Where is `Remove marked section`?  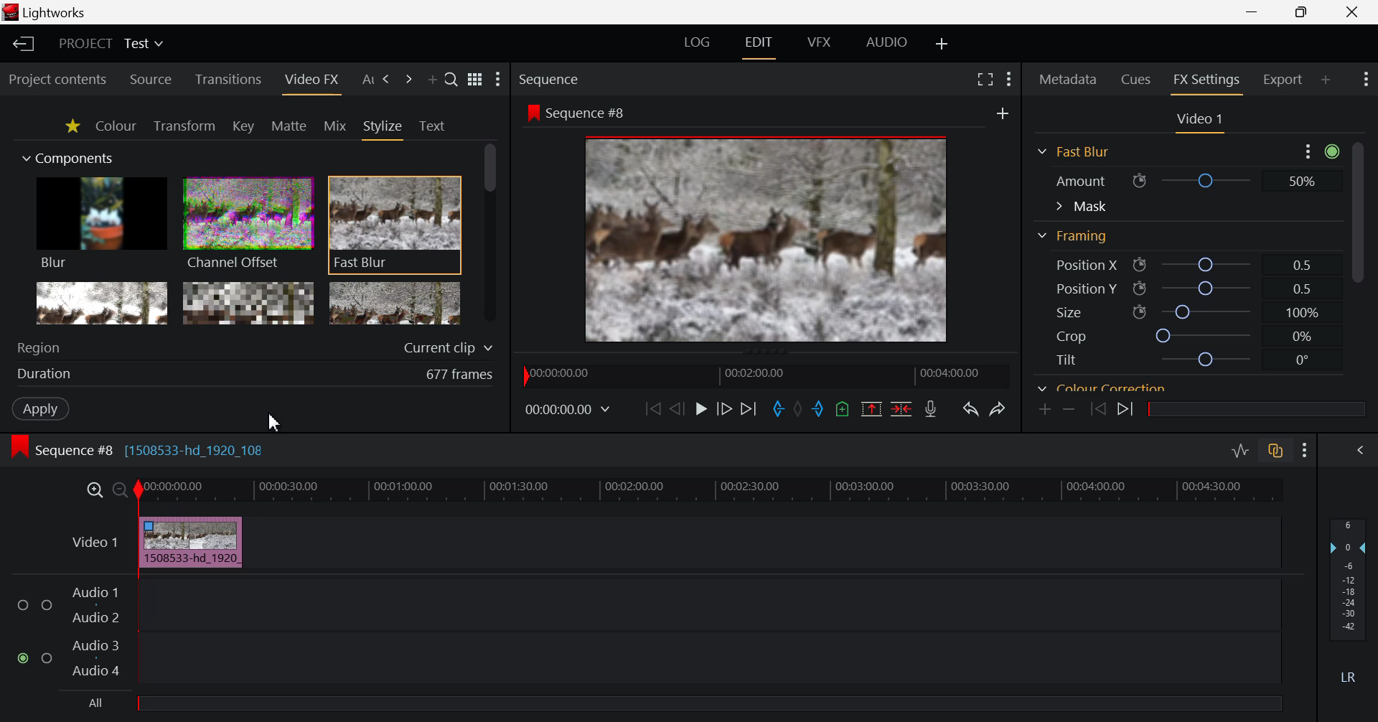 Remove marked section is located at coordinates (873, 410).